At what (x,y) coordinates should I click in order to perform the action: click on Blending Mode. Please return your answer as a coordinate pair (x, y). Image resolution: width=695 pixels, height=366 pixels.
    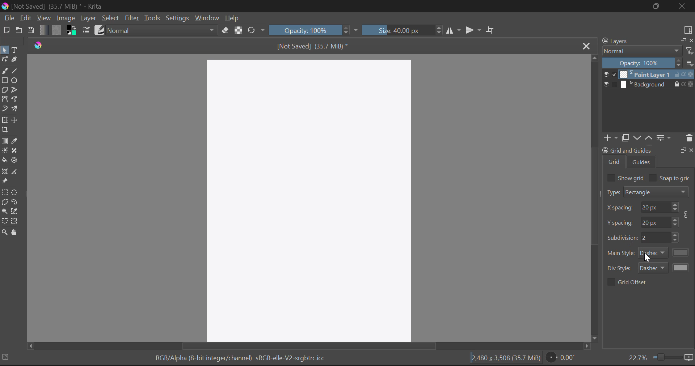
    Looking at the image, I should click on (163, 30).